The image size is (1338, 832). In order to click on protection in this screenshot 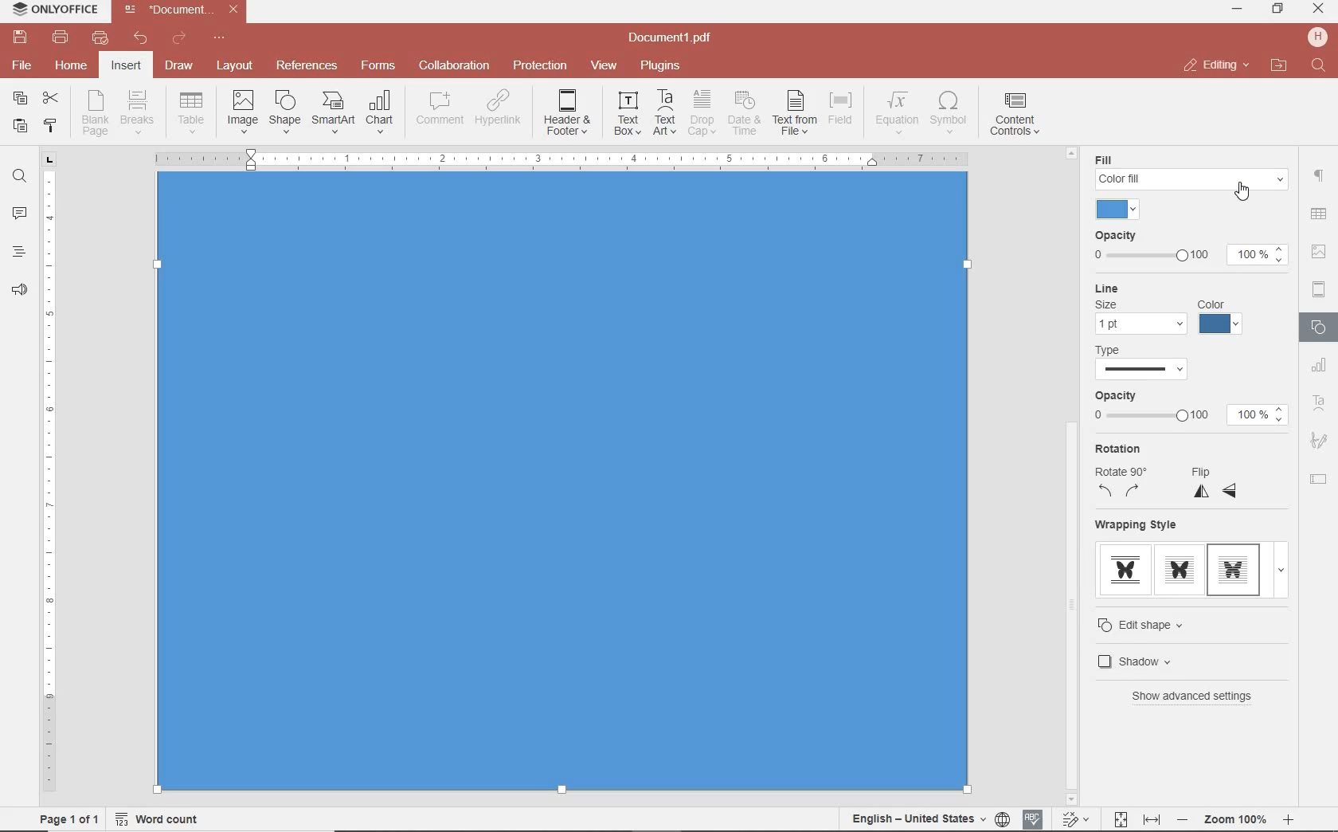, I will do `click(541, 66)`.